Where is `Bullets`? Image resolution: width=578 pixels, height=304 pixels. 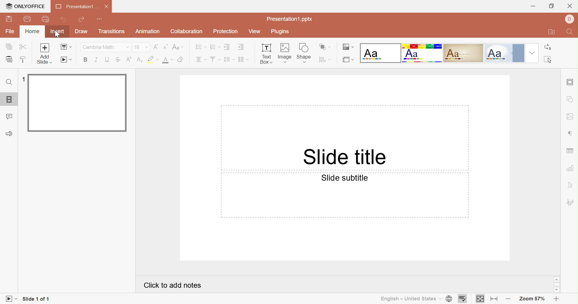
Bullets is located at coordinates (199, 47).